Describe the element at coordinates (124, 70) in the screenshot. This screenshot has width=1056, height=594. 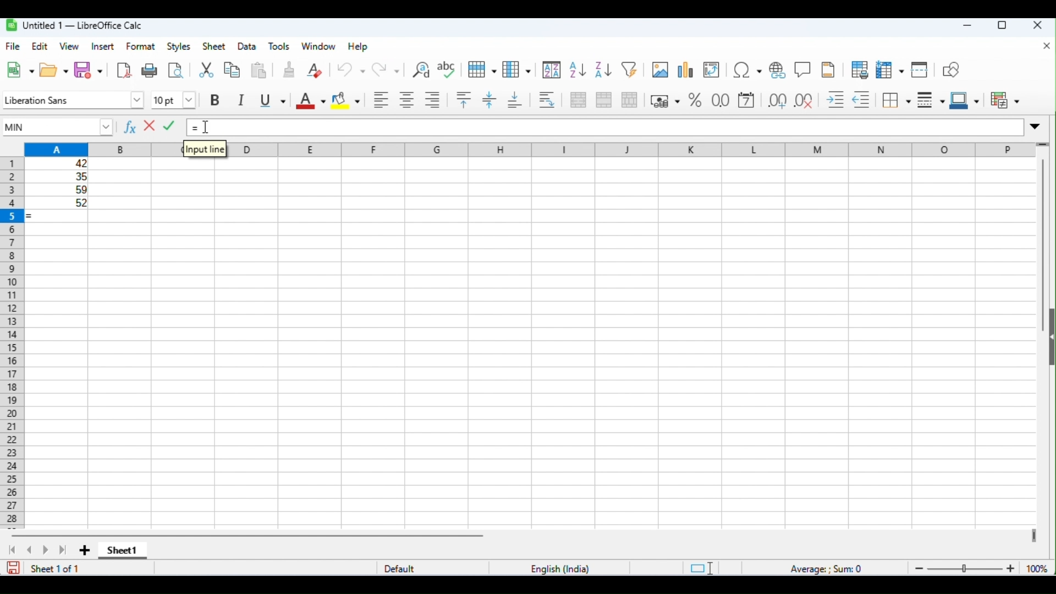
I see `export as pdf` at that location.